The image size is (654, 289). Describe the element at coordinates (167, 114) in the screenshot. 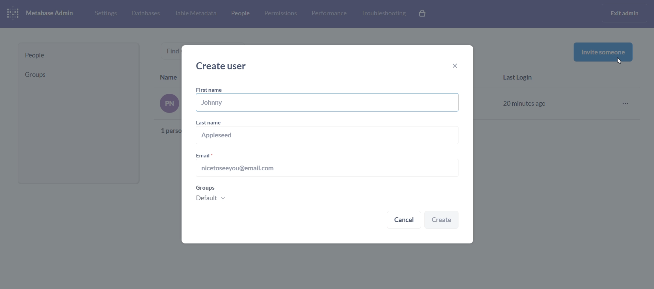

I see `text` at that location.